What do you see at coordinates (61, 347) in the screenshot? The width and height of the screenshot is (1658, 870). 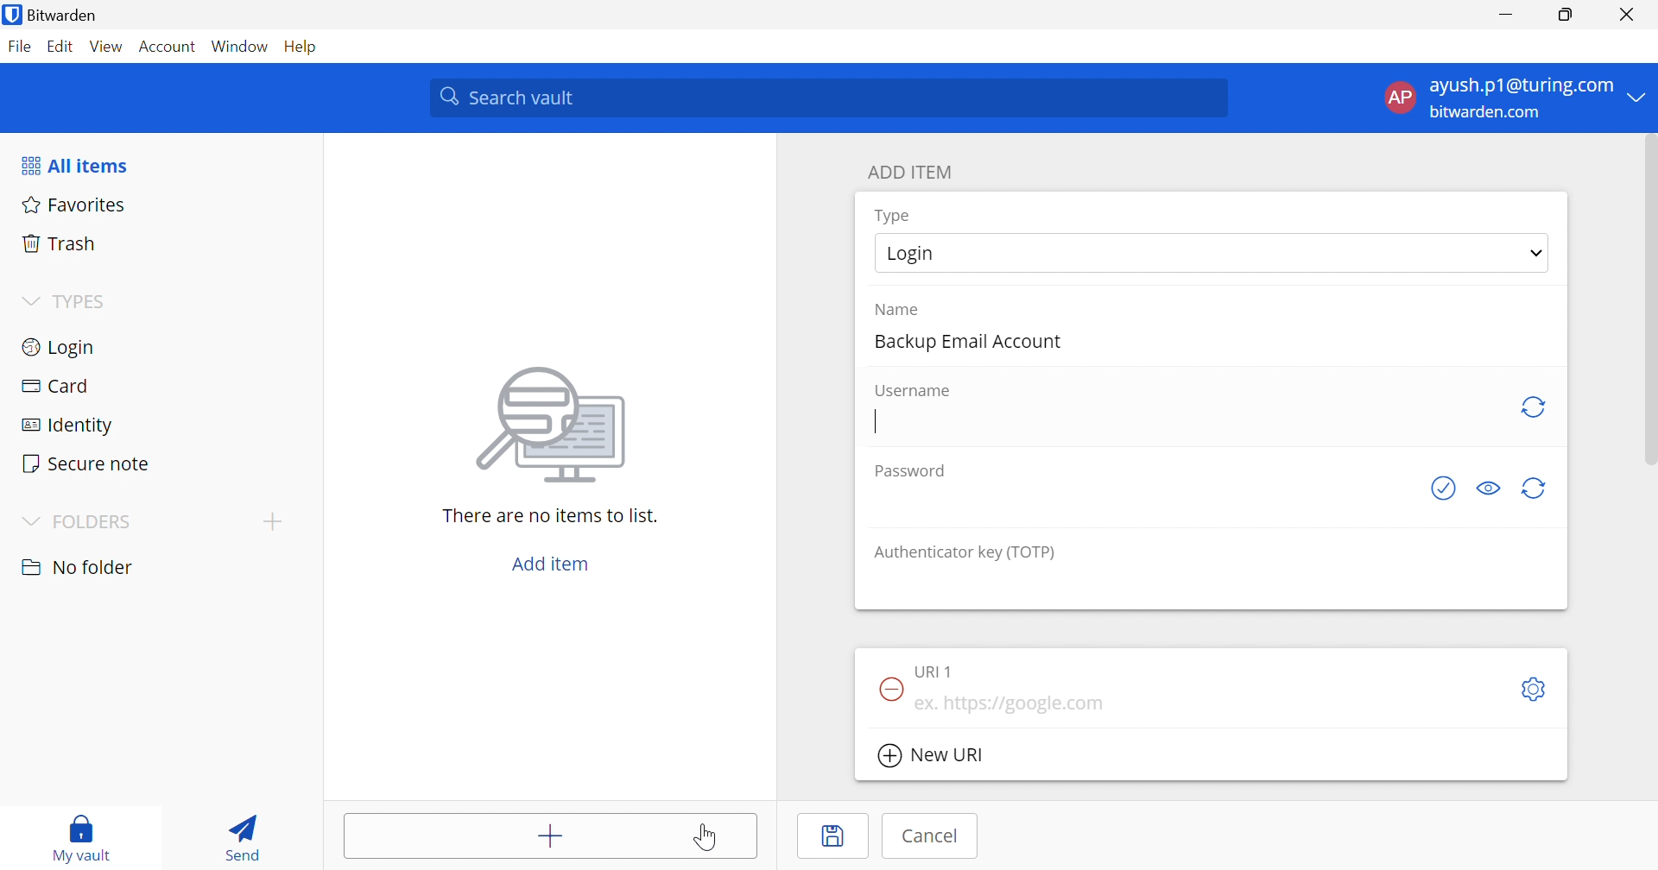 I see `Login` at bounding box center [61, 347].